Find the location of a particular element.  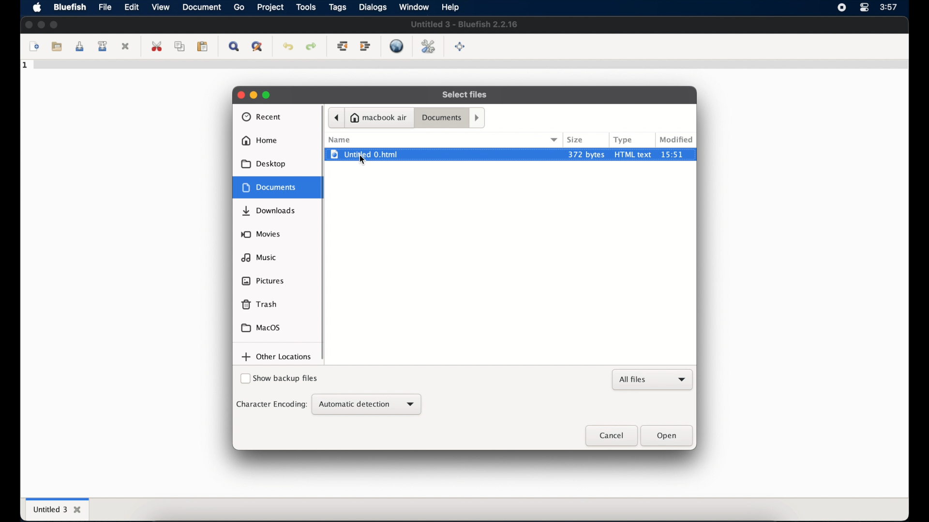

view is located at coordinates (160, 7).